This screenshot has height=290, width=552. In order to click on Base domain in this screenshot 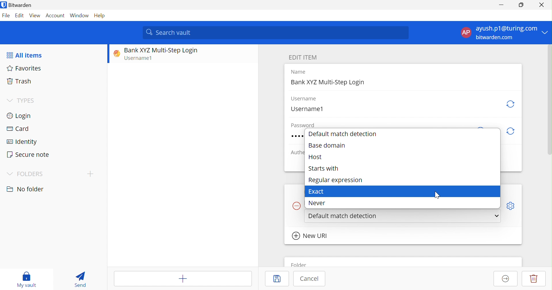, I will do `click(327, 146)`.